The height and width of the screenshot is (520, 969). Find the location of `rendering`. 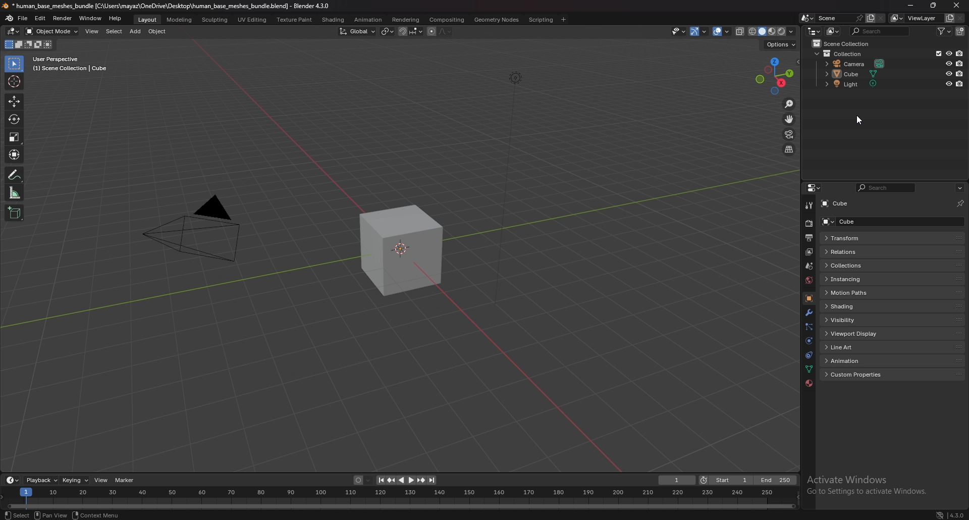

rendering is located at coordinates (406, 20).